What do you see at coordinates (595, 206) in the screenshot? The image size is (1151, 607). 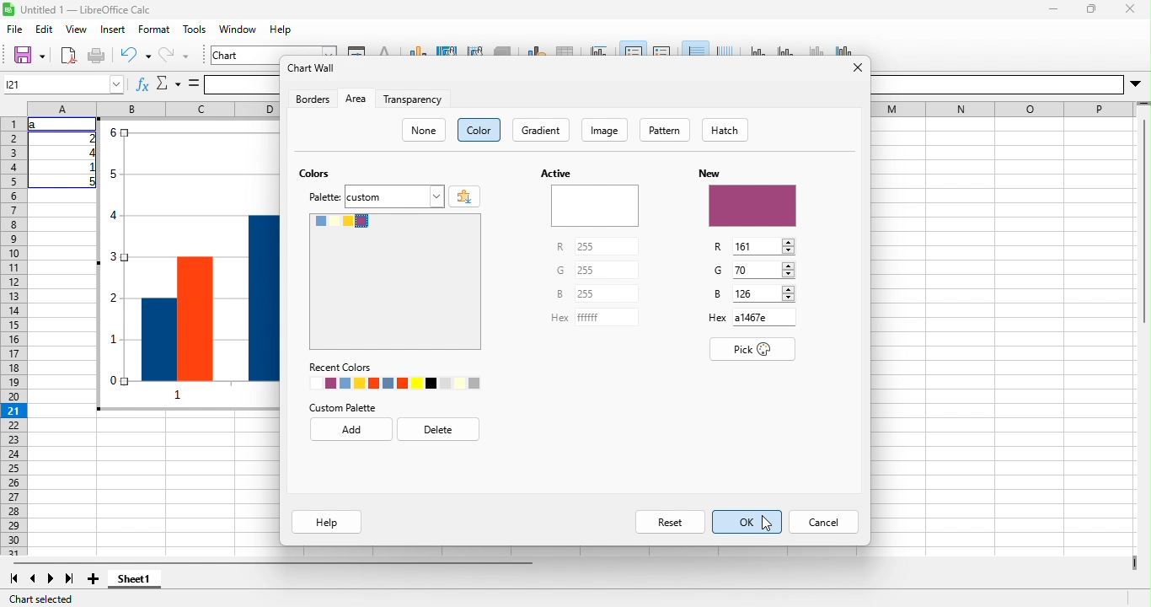 I see `Preview of active` at bounding box center [595, 206].